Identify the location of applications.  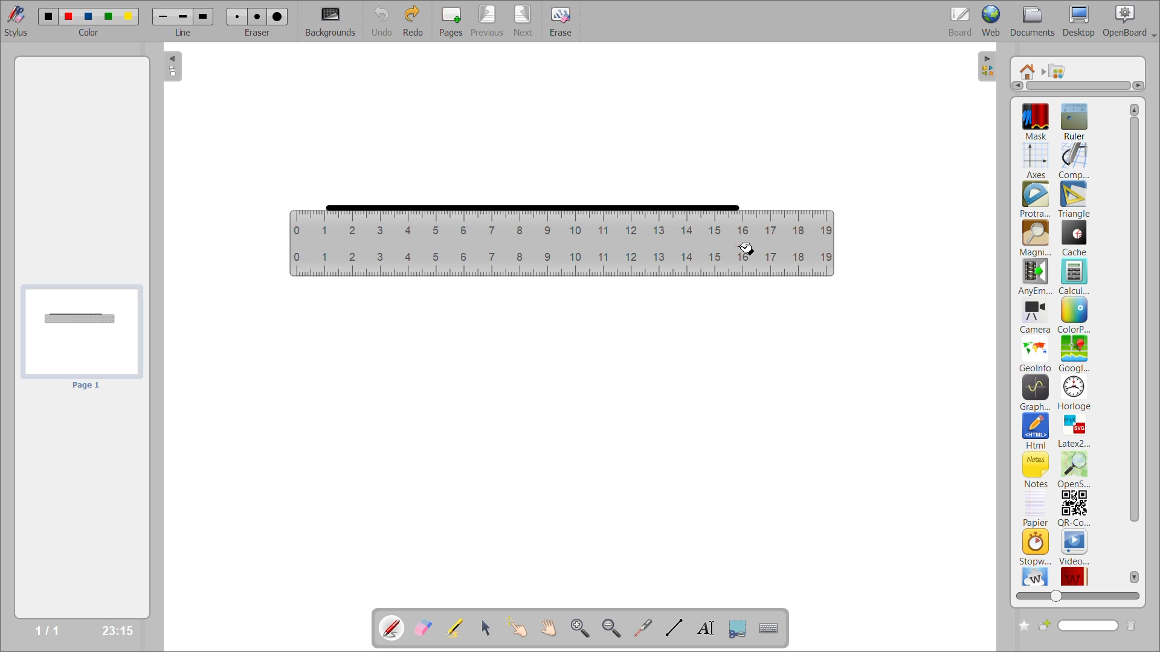
(1061, 71).